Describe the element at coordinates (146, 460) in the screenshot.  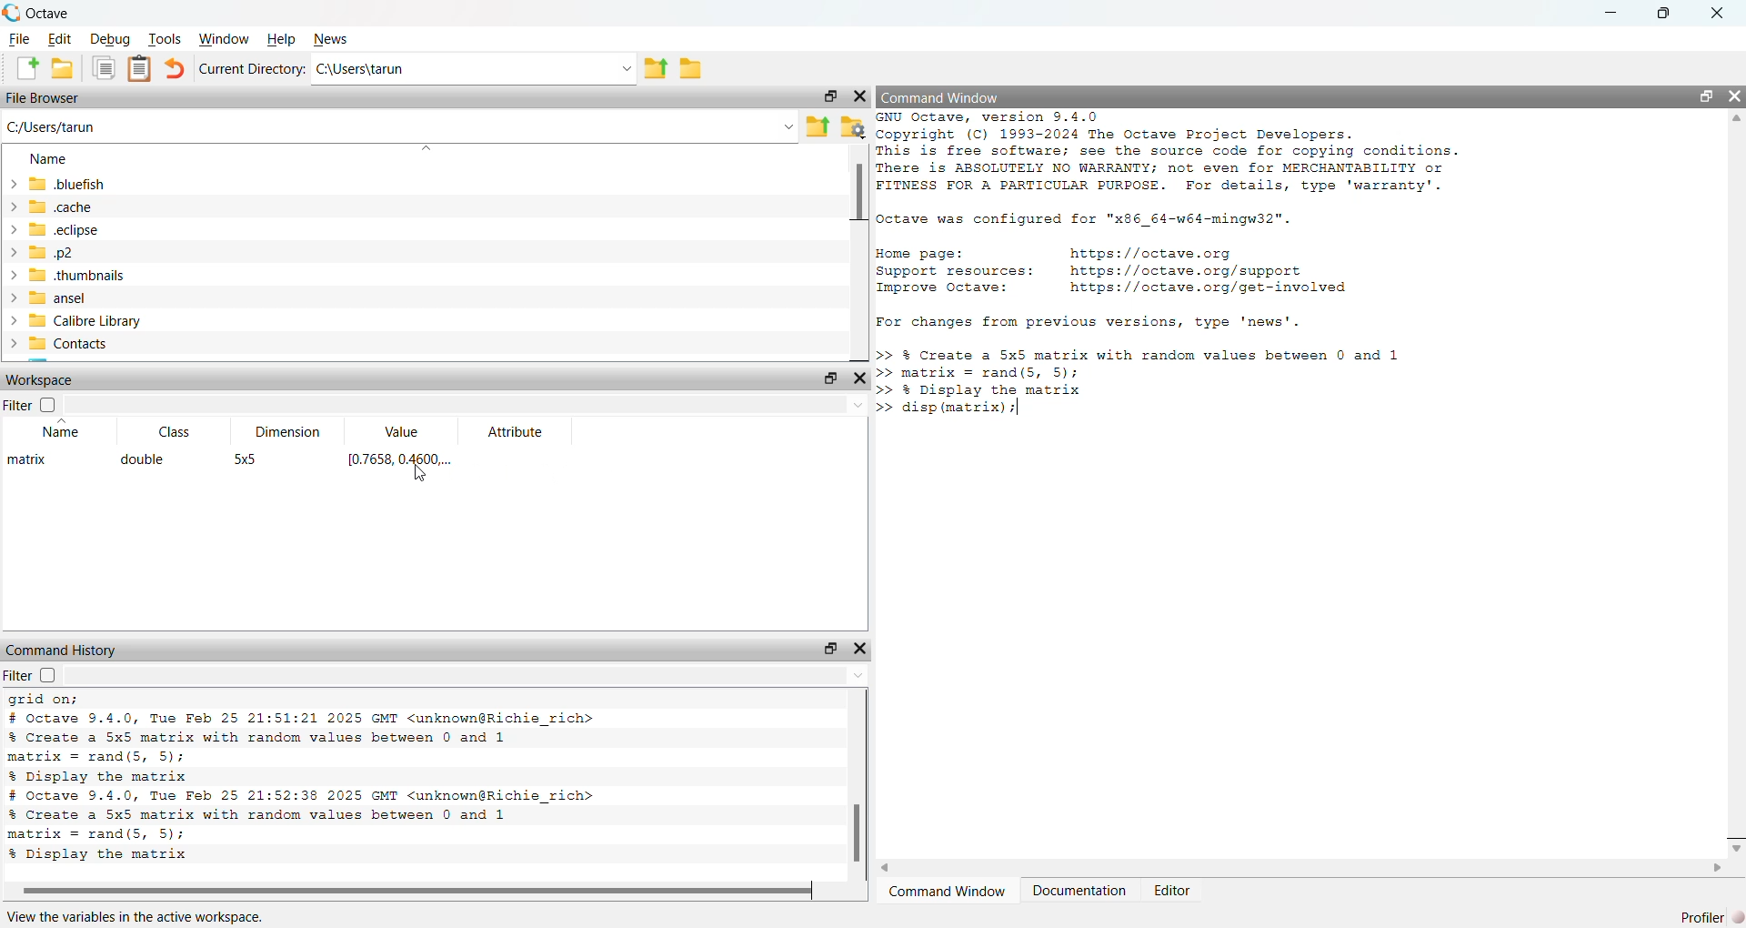
I see `double` at that location.